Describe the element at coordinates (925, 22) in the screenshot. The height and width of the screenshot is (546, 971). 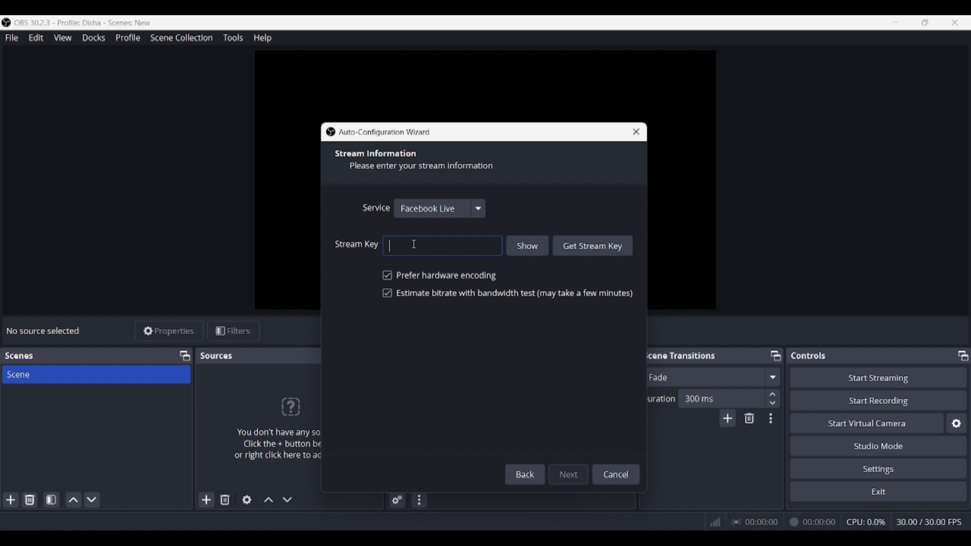
I see `Show interface in a smaller tab` at that location.